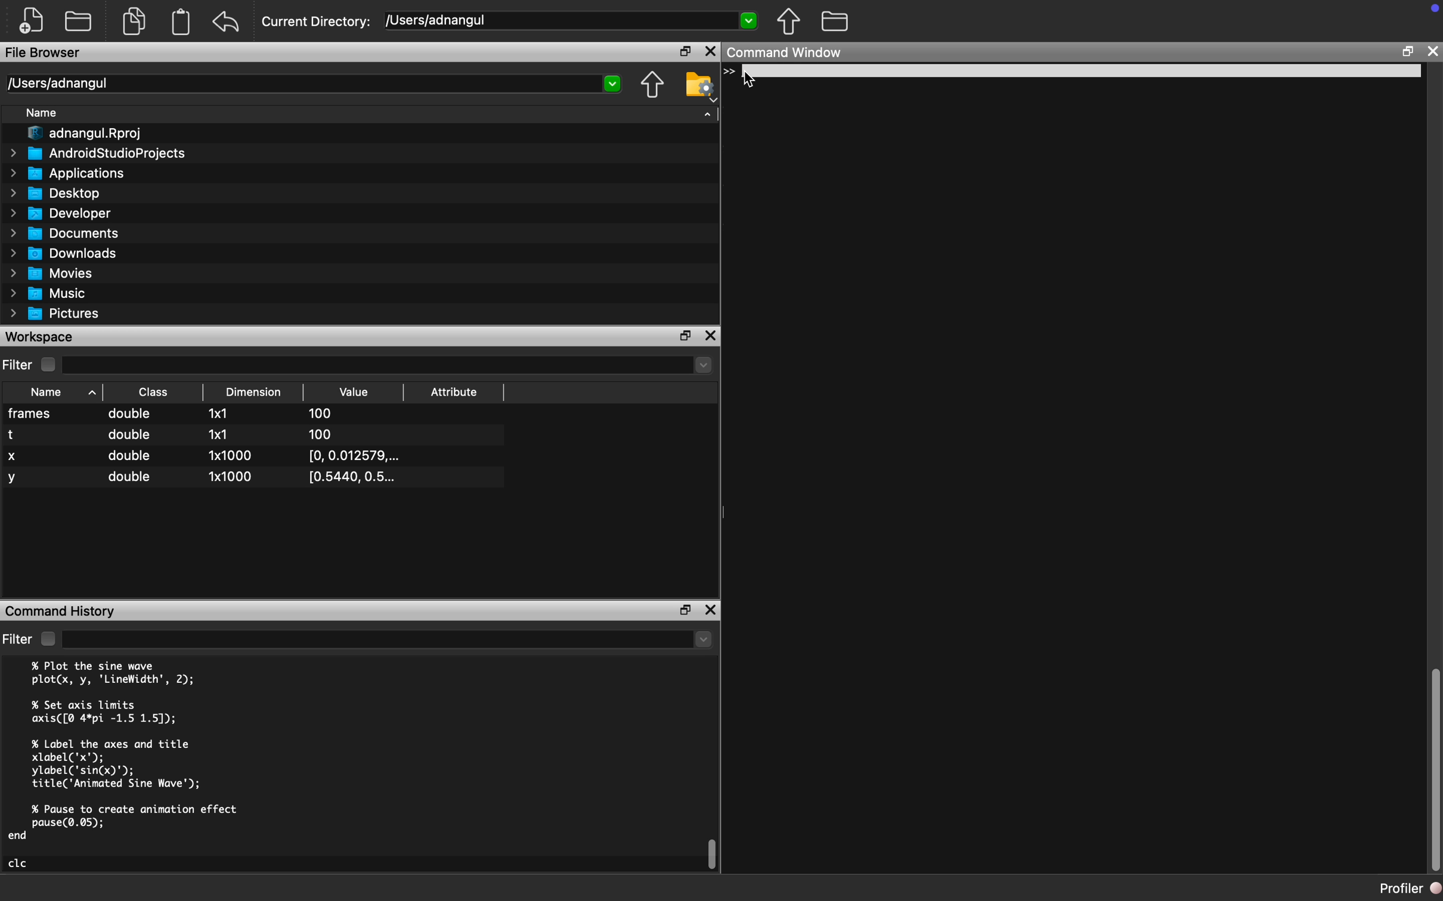 The image size is (1443, 901). I want to click on Reset, so click(226, 23).